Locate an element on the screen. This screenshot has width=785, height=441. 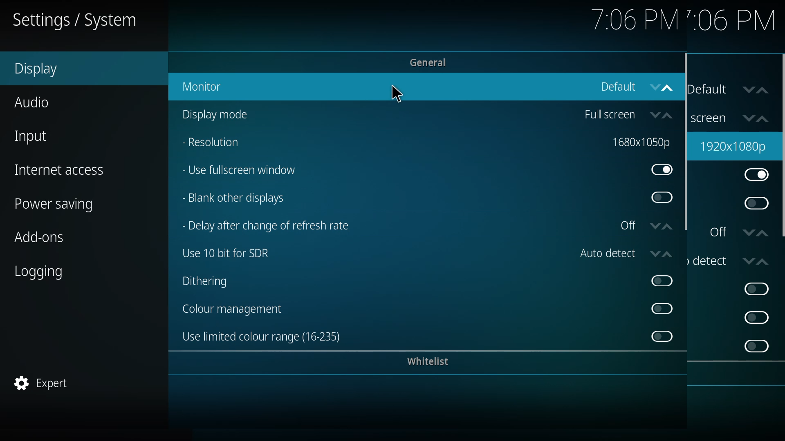
enable is located at coordinates (757, 345).